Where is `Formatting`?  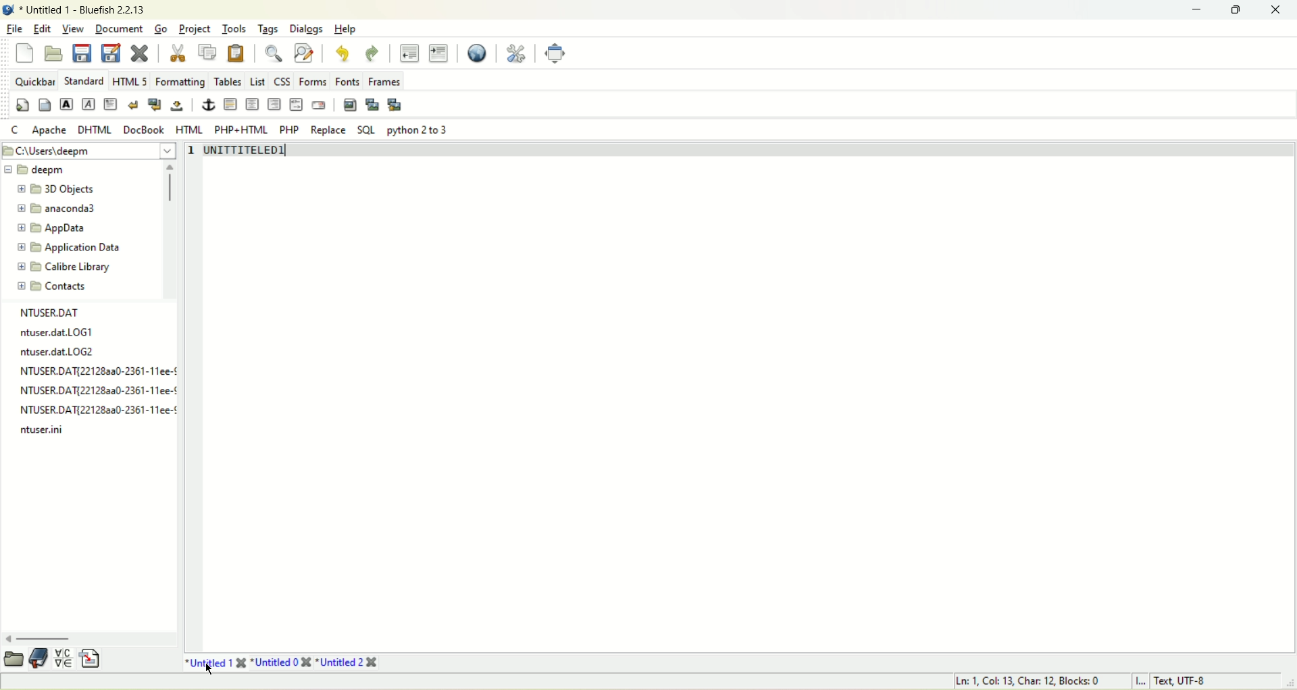
Formatting is located at coordinates (177, 80).